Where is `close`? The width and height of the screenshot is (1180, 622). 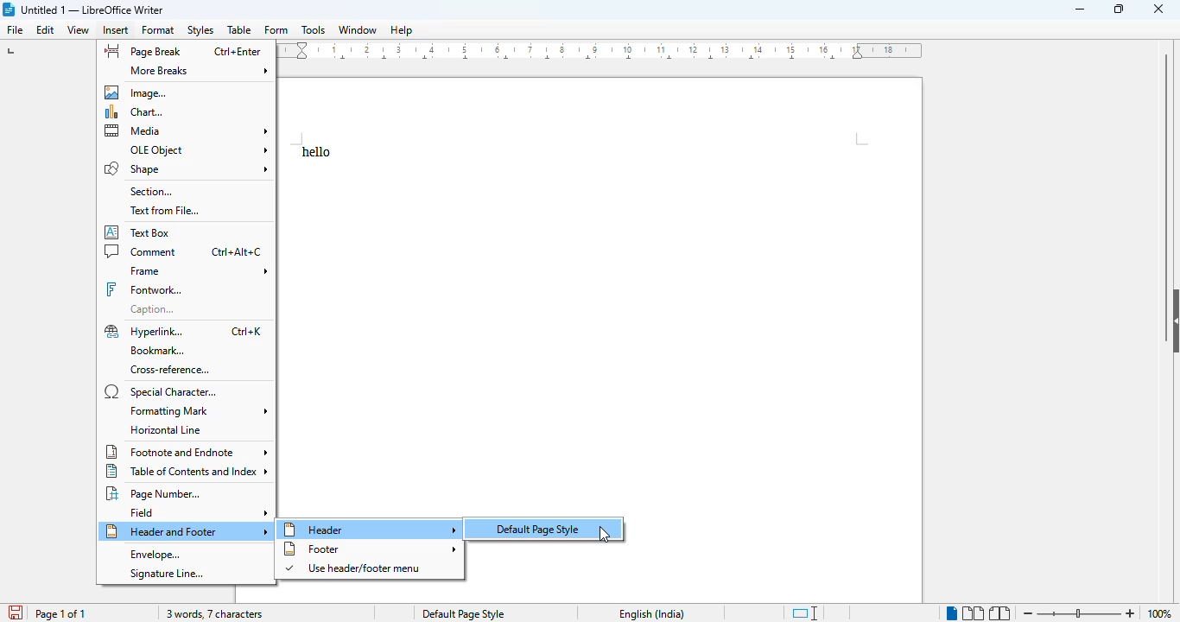
close is located at coordinates (1158, 10).